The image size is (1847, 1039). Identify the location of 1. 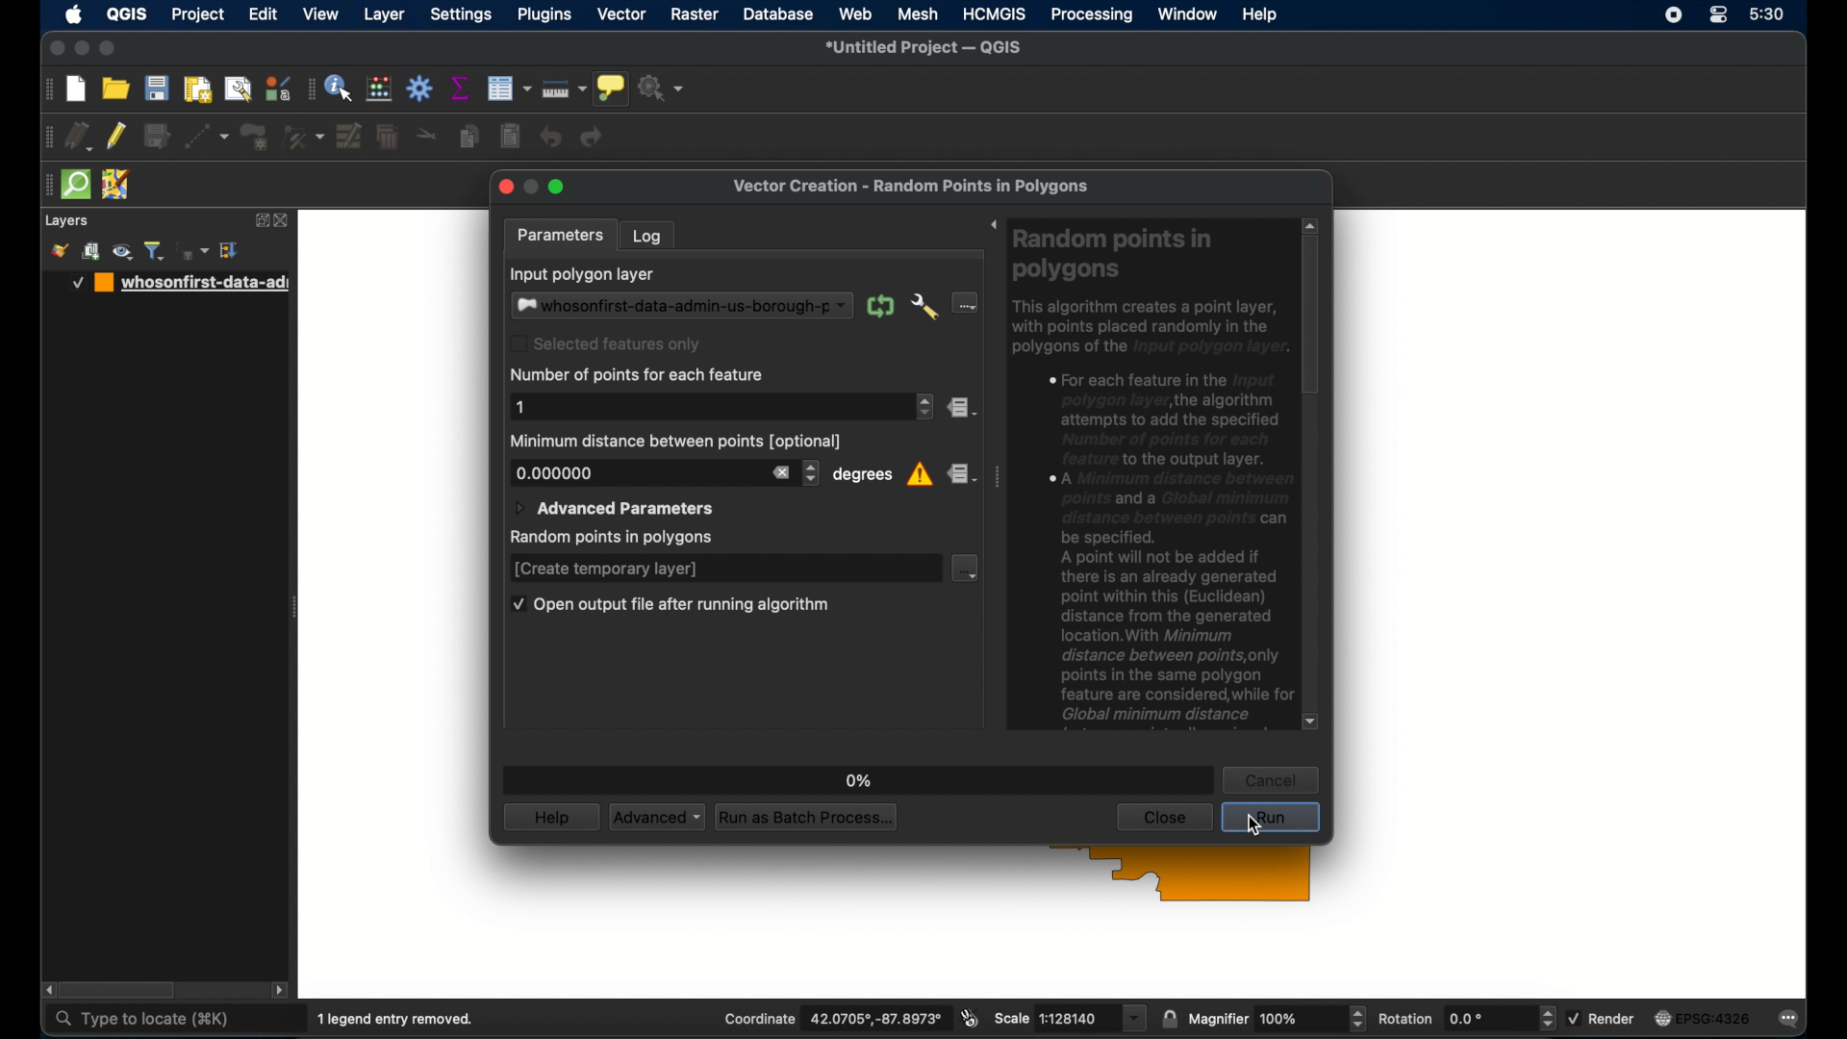
(519, 407).